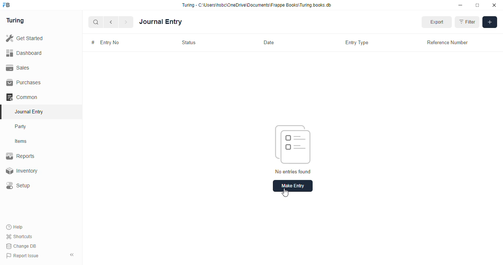 This screenshot has height=265, width=503. Describe the element at coordinates (436, 22) in the screenshot. I see `export` at that location.